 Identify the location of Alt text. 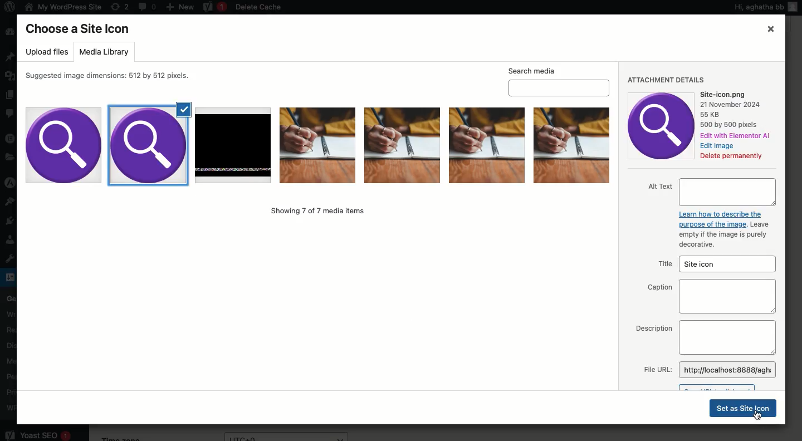
(710, 192).